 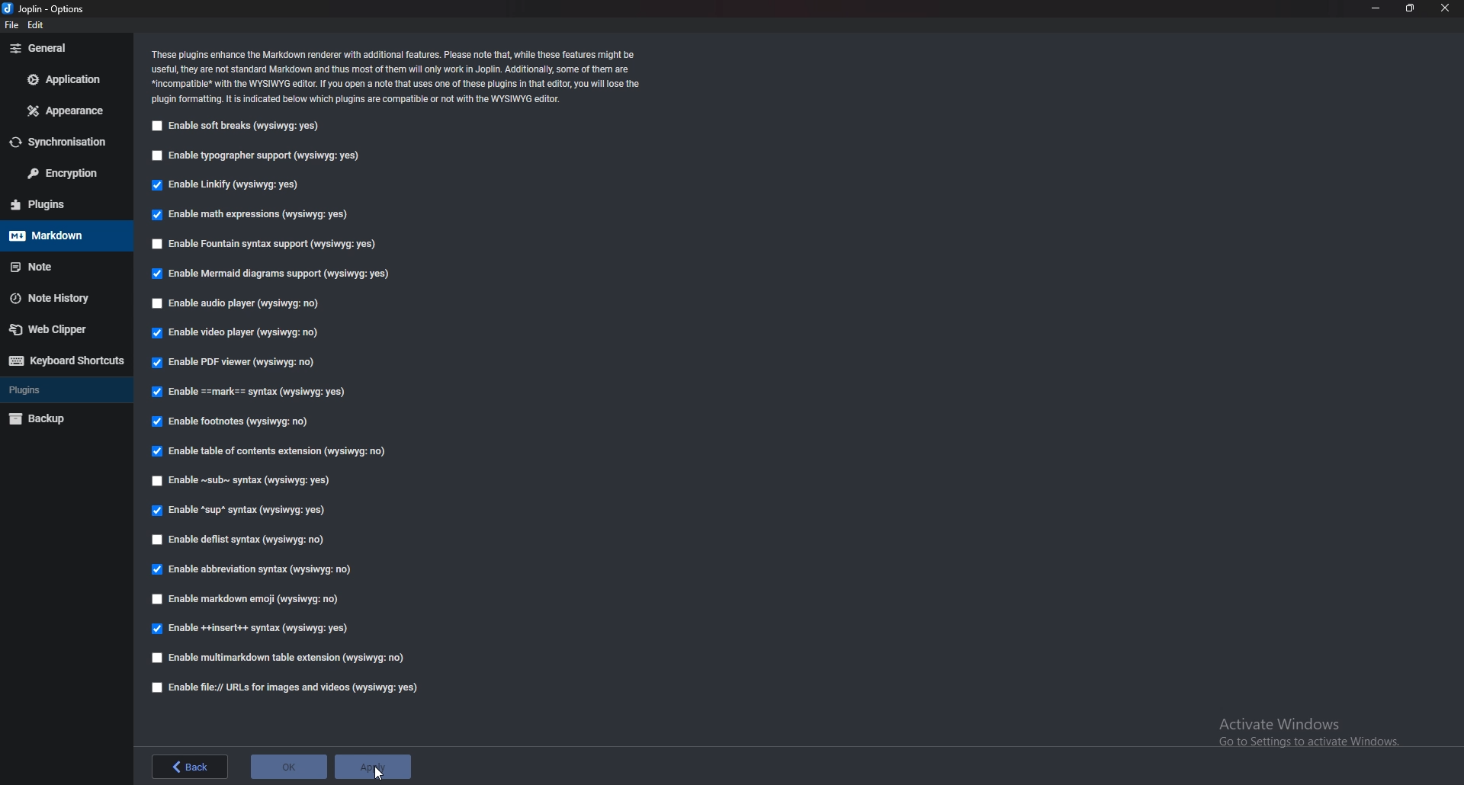 What do you see at coordinates (13, 25) in the screenshot?
I see `file` at bounding box center [13, 25].